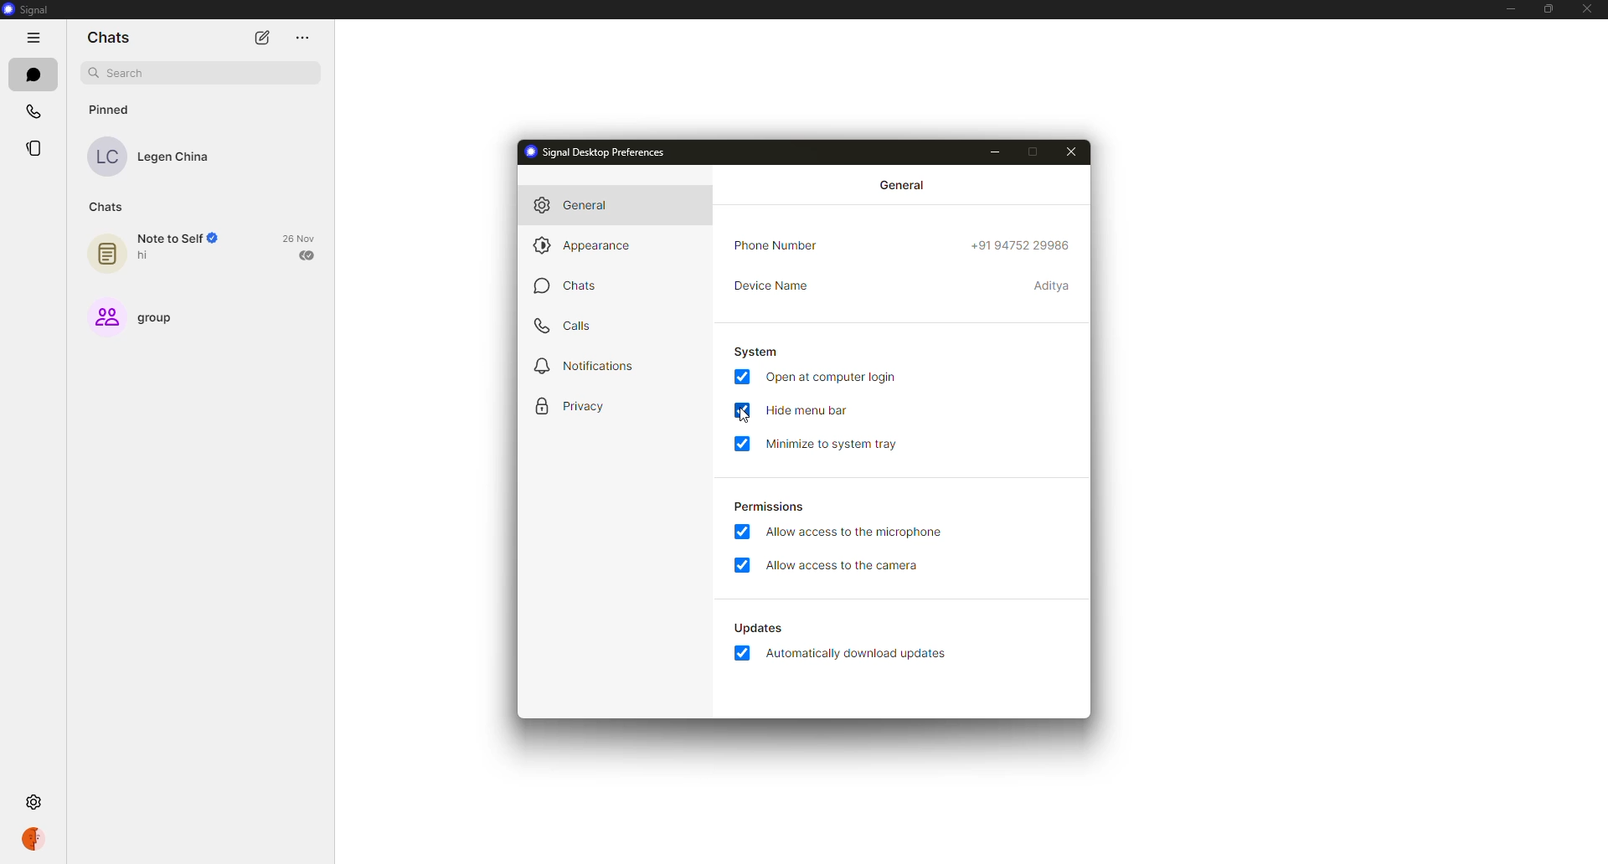  I want to click on general, so click(904, 184).